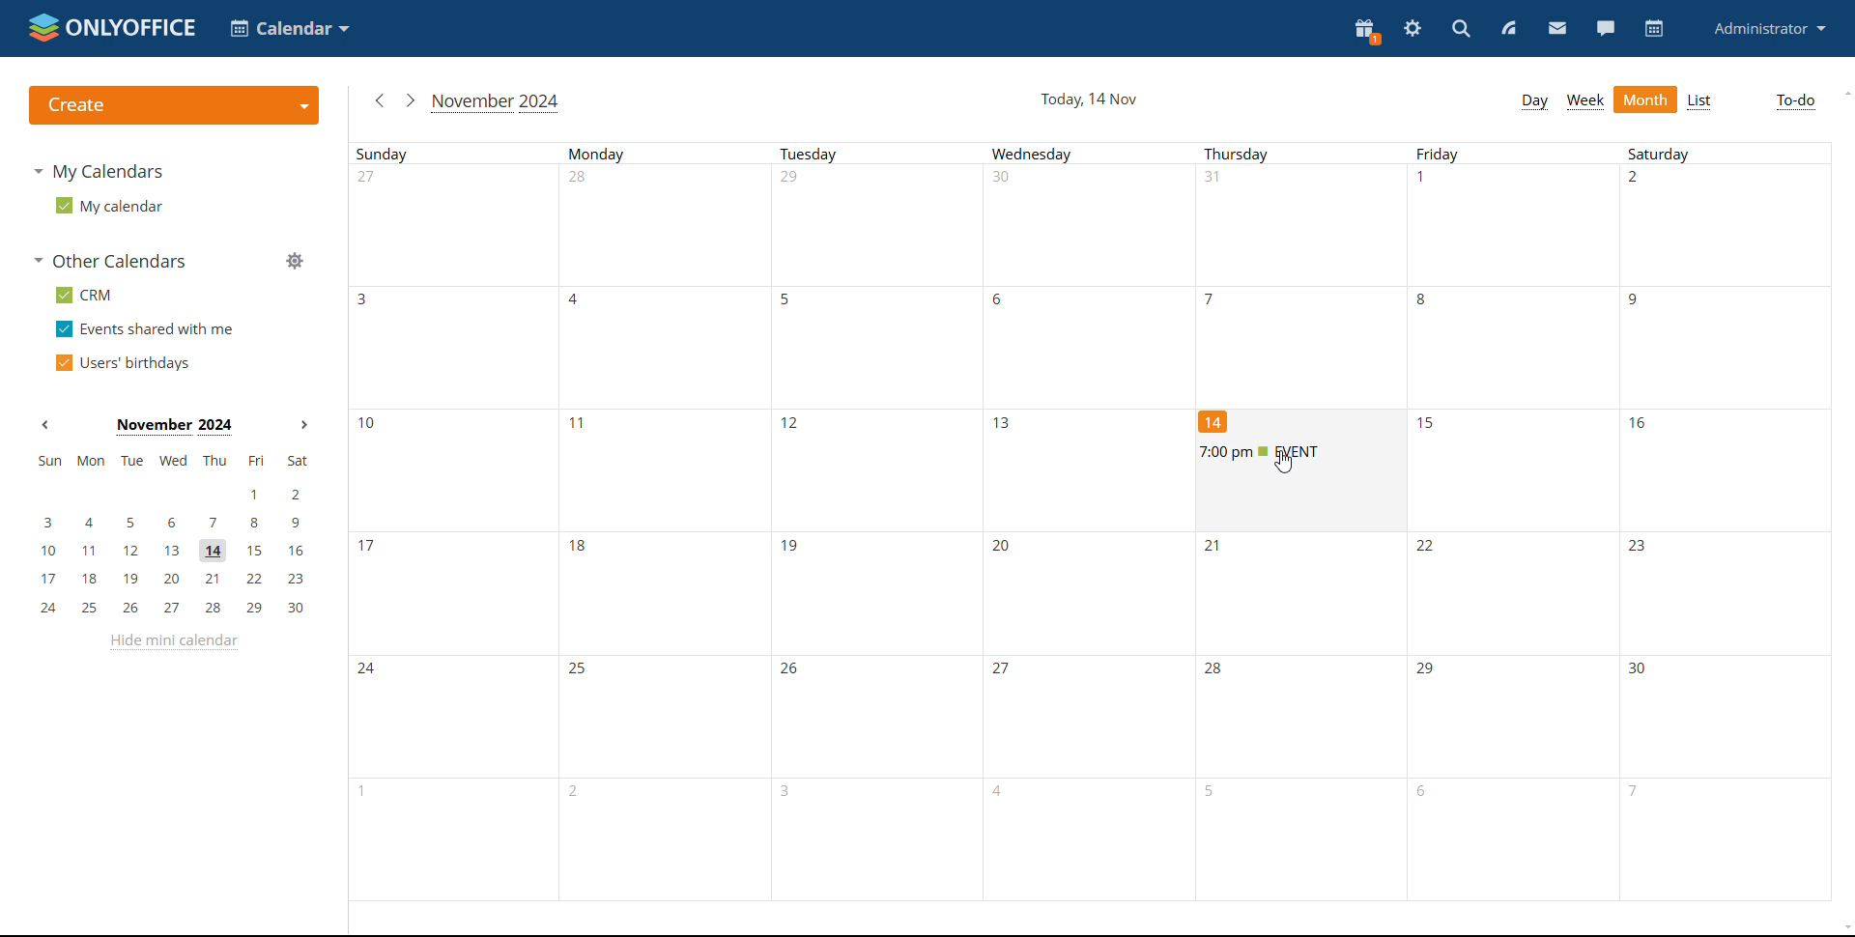 The height and width of the screenshot is (937, 1855). Describe the element at coordinates (1219, 421) in the screenshot. I see `14th ` at that location.